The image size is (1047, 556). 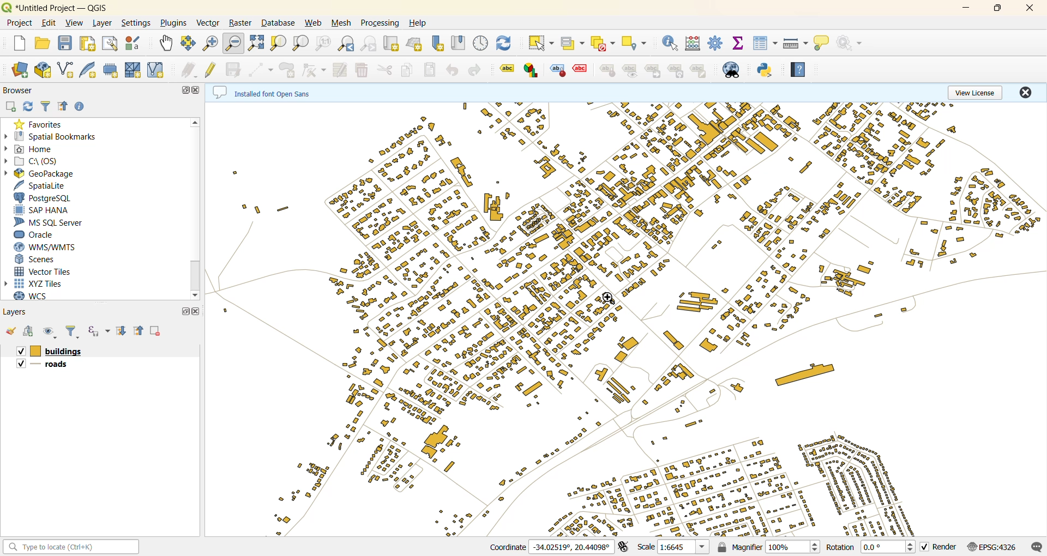 What do you see at coordinates (767, 43) in the screenshot?
I see `attributes table` at bounding box center [767, 43].